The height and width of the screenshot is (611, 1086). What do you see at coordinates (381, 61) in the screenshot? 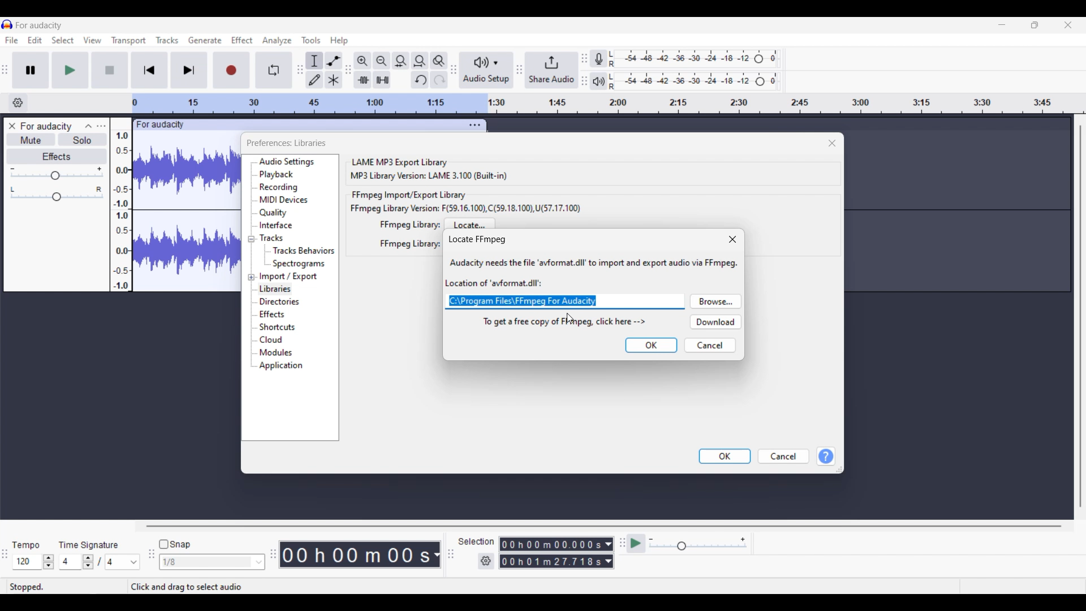
I see `Zoom out` at bounding box center [381, 61].